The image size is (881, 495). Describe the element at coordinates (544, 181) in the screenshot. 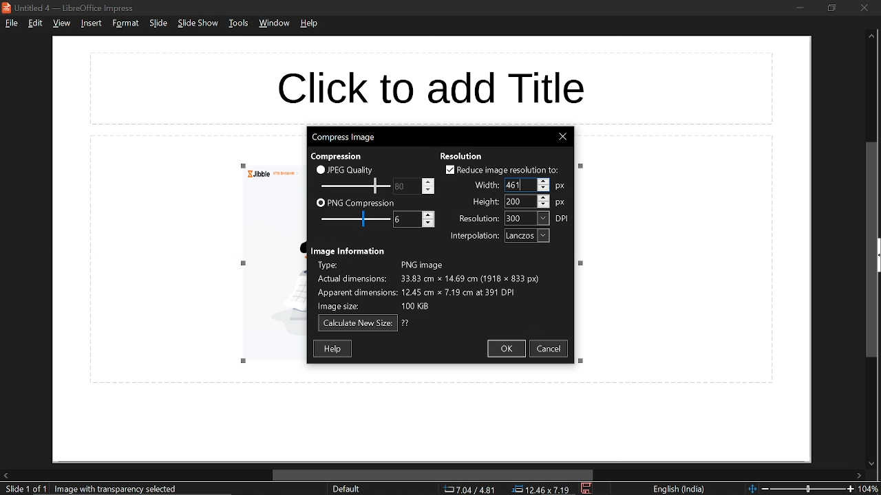

I see `Increase ` at that location.